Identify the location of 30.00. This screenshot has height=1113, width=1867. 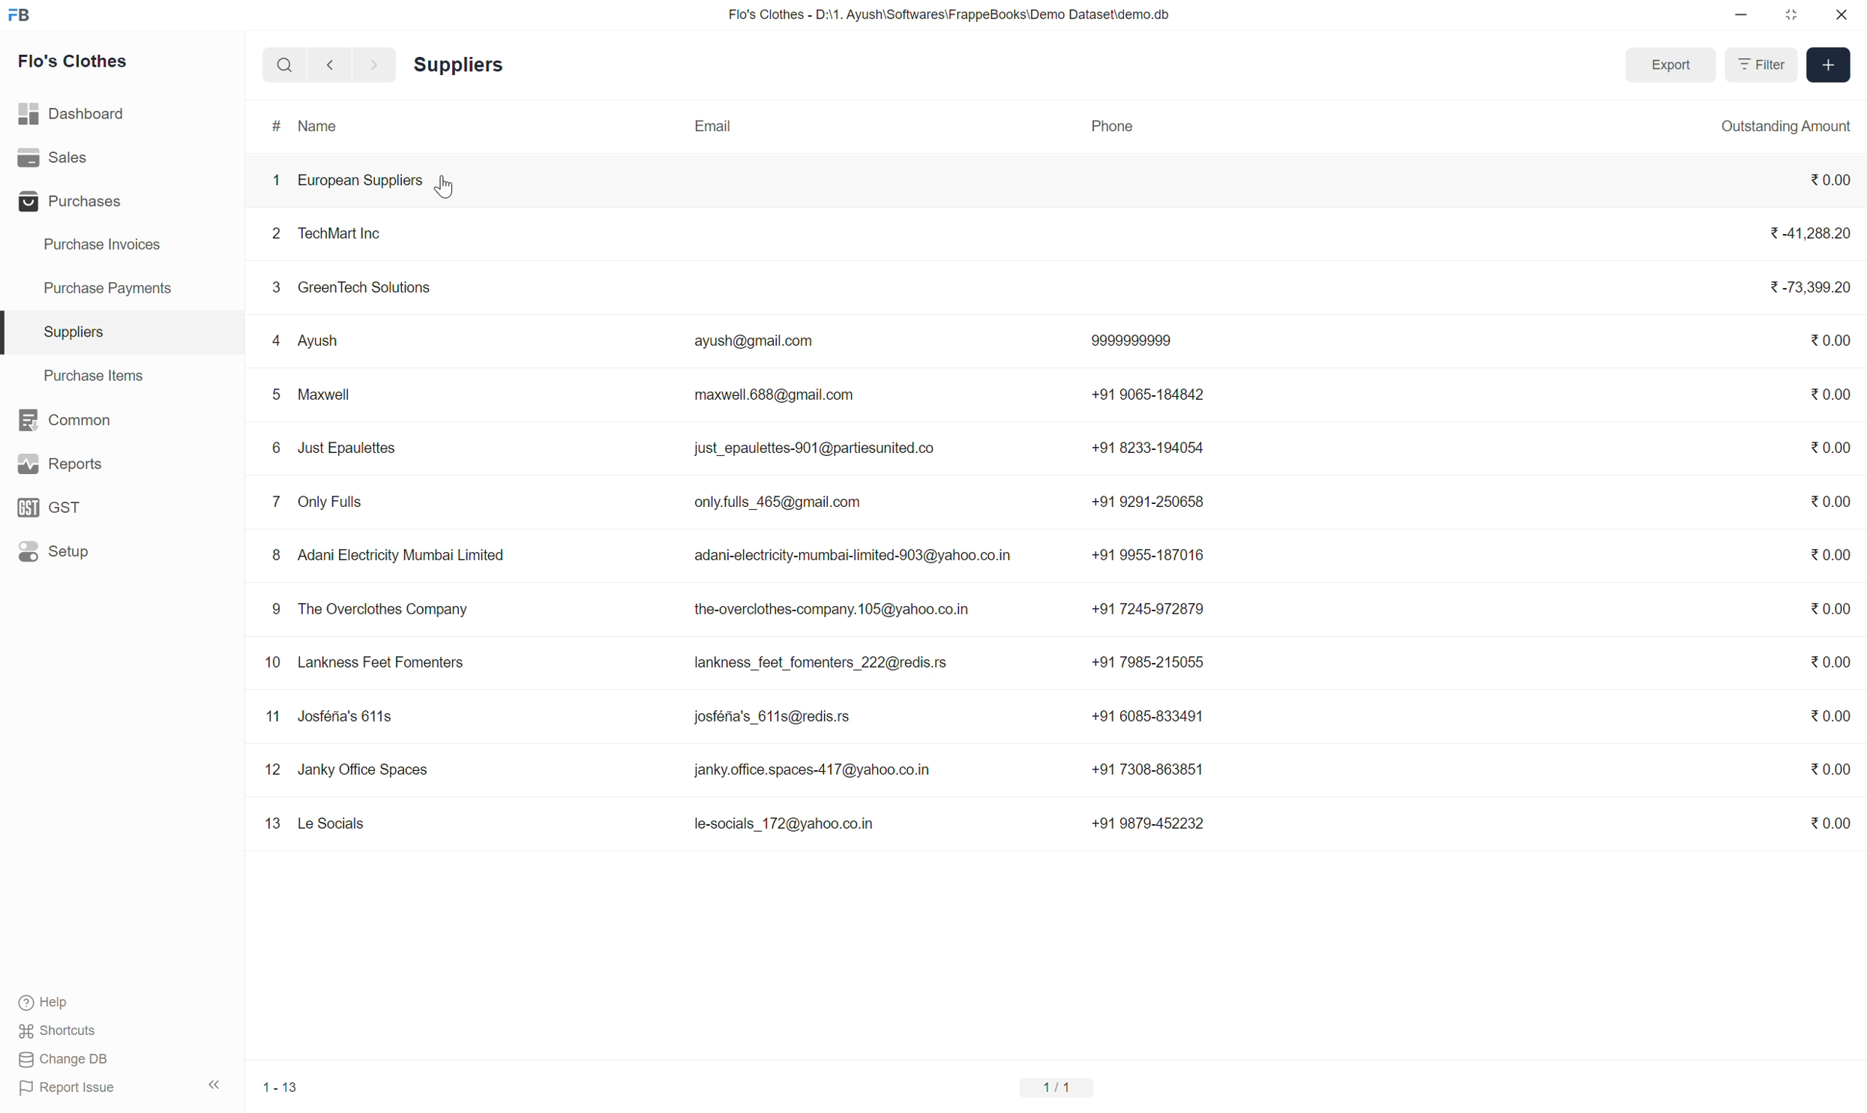
(1814, 553).